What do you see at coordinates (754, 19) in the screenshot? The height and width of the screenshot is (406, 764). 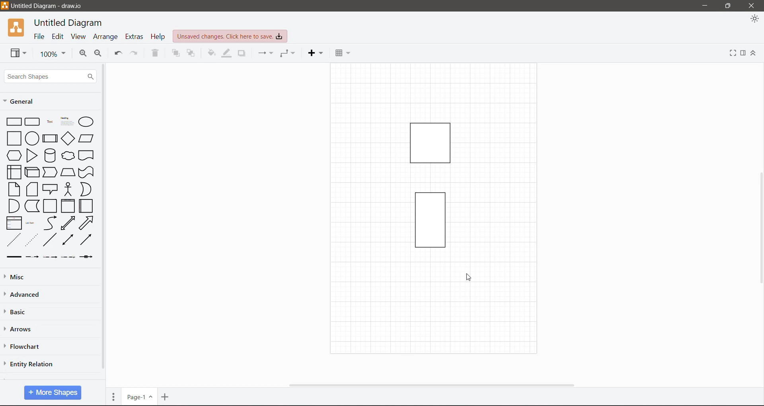 I see `Appearance` at bounding box center [754, 19].